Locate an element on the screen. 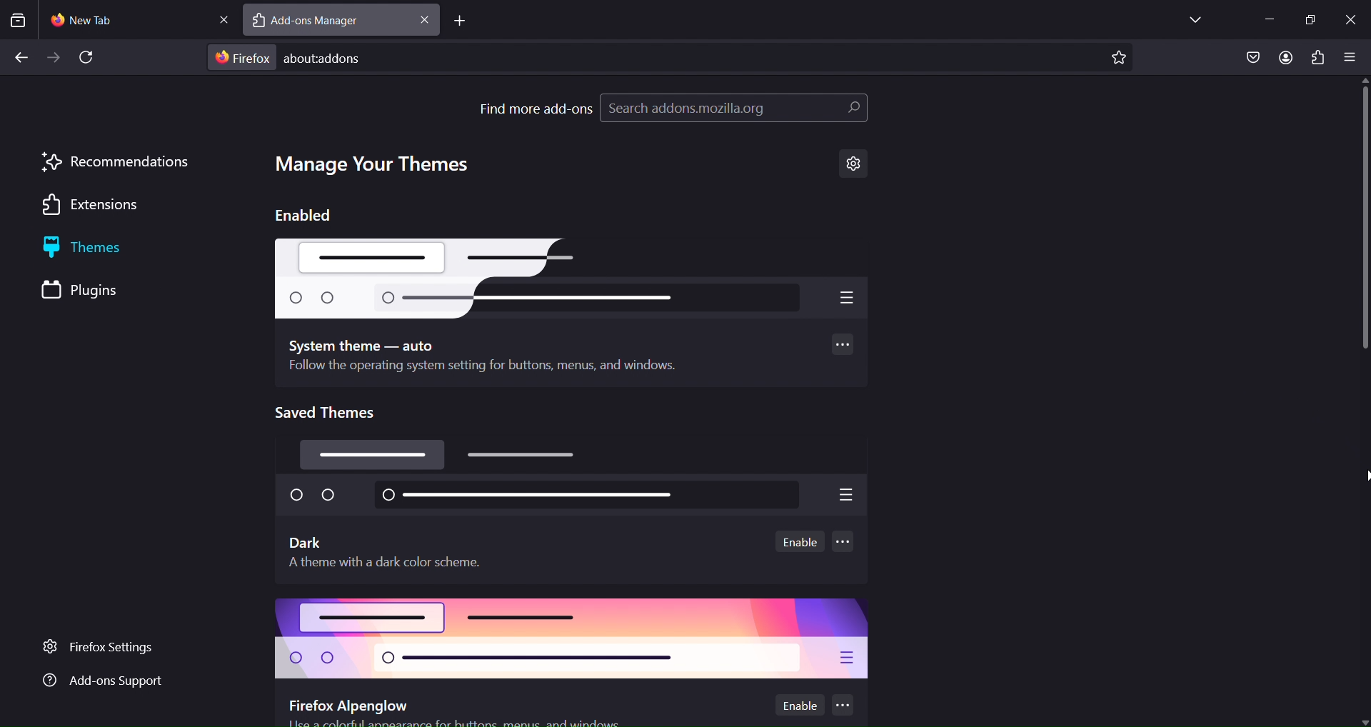 The image size is (1371, 727). firefox is located at coordinates (243, 58).